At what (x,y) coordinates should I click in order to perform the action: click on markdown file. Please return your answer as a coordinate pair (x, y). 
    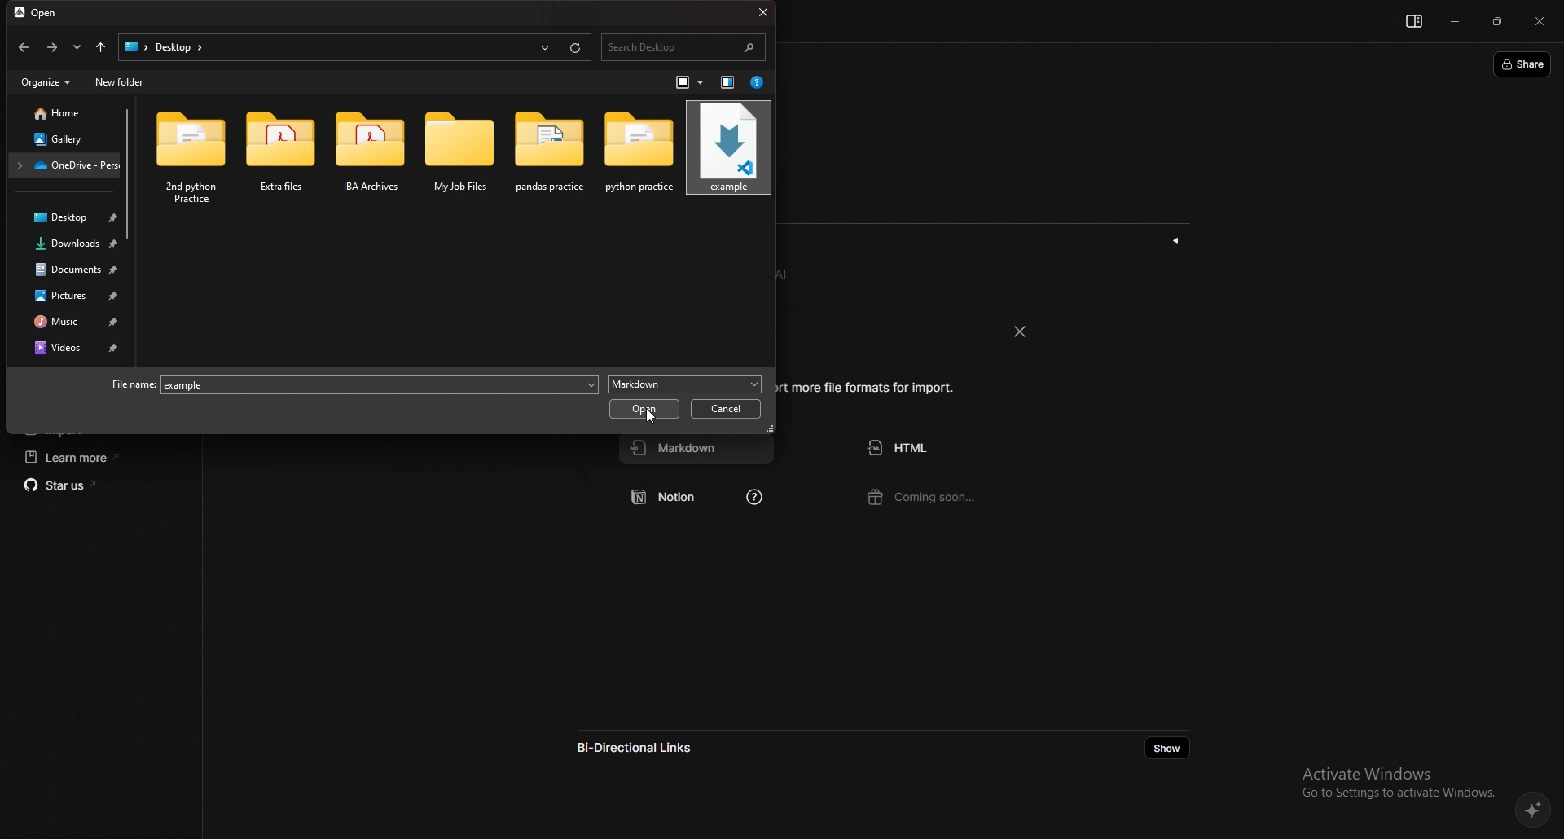
    Looking at the image, I should click on (728, 148).